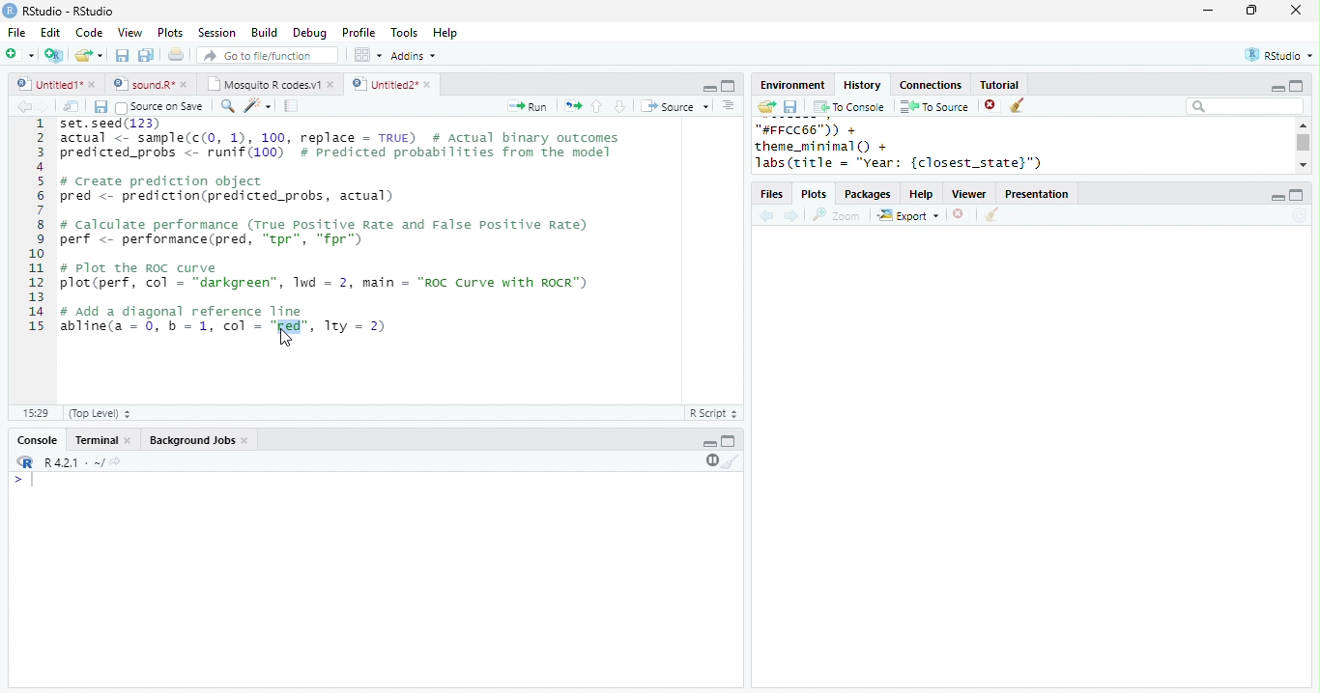 Image resolution: width=1320 pixels, height=693 pixels. I want to click on new file, so click(19, 54).